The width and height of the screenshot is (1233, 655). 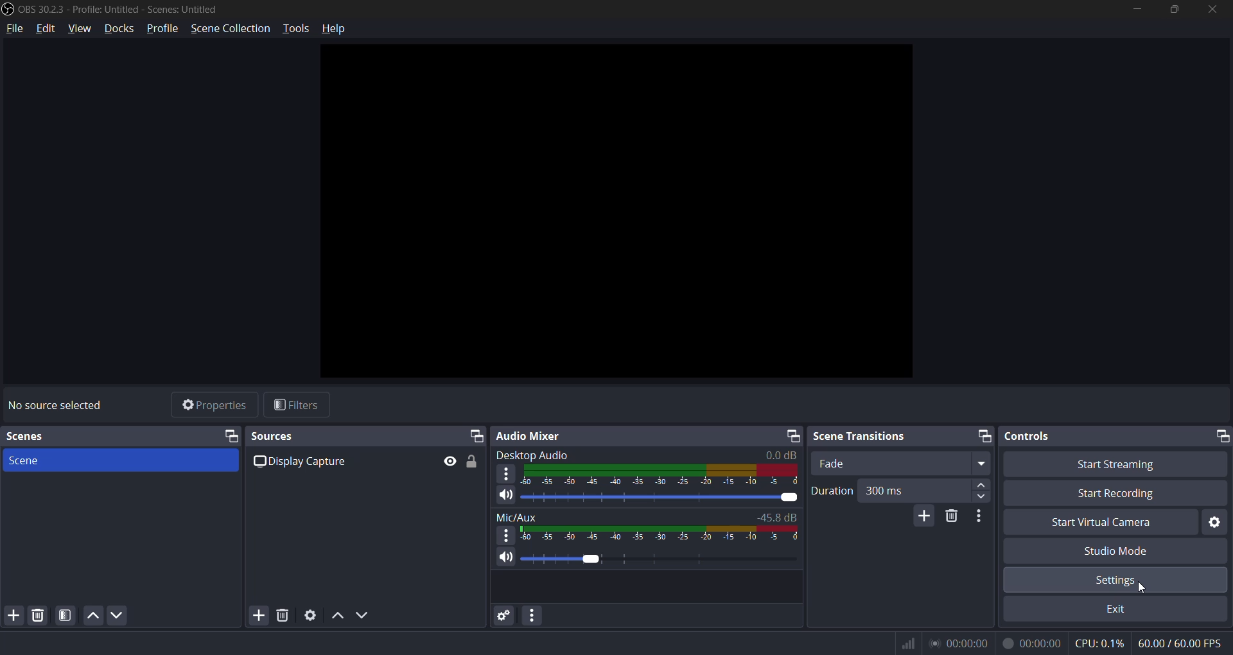 I want to click on no source selected, so click(x=53, y=405).